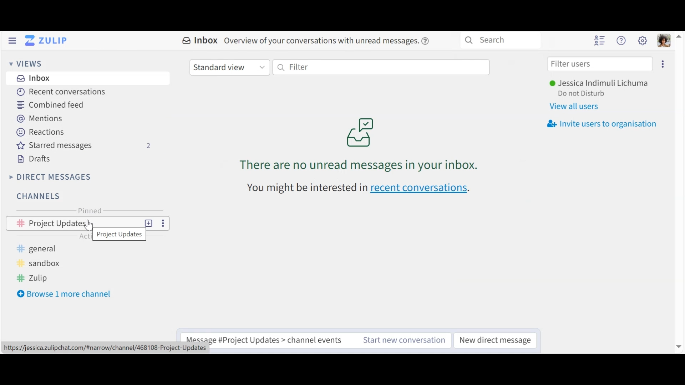  What do you see at coordinates (643, 41) in the screenshot?
I see `Main menu` at bounding box center [643, 41].